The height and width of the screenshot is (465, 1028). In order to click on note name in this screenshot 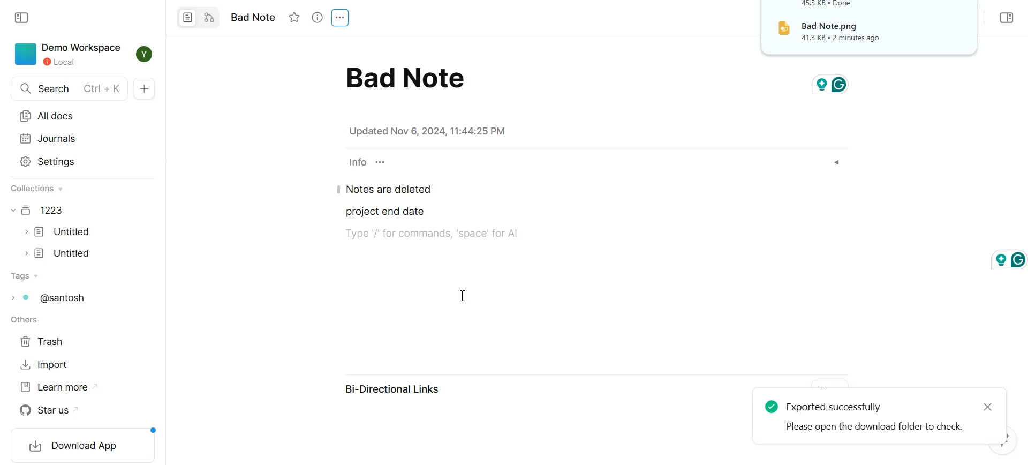, I will do `click(255, 17)`.